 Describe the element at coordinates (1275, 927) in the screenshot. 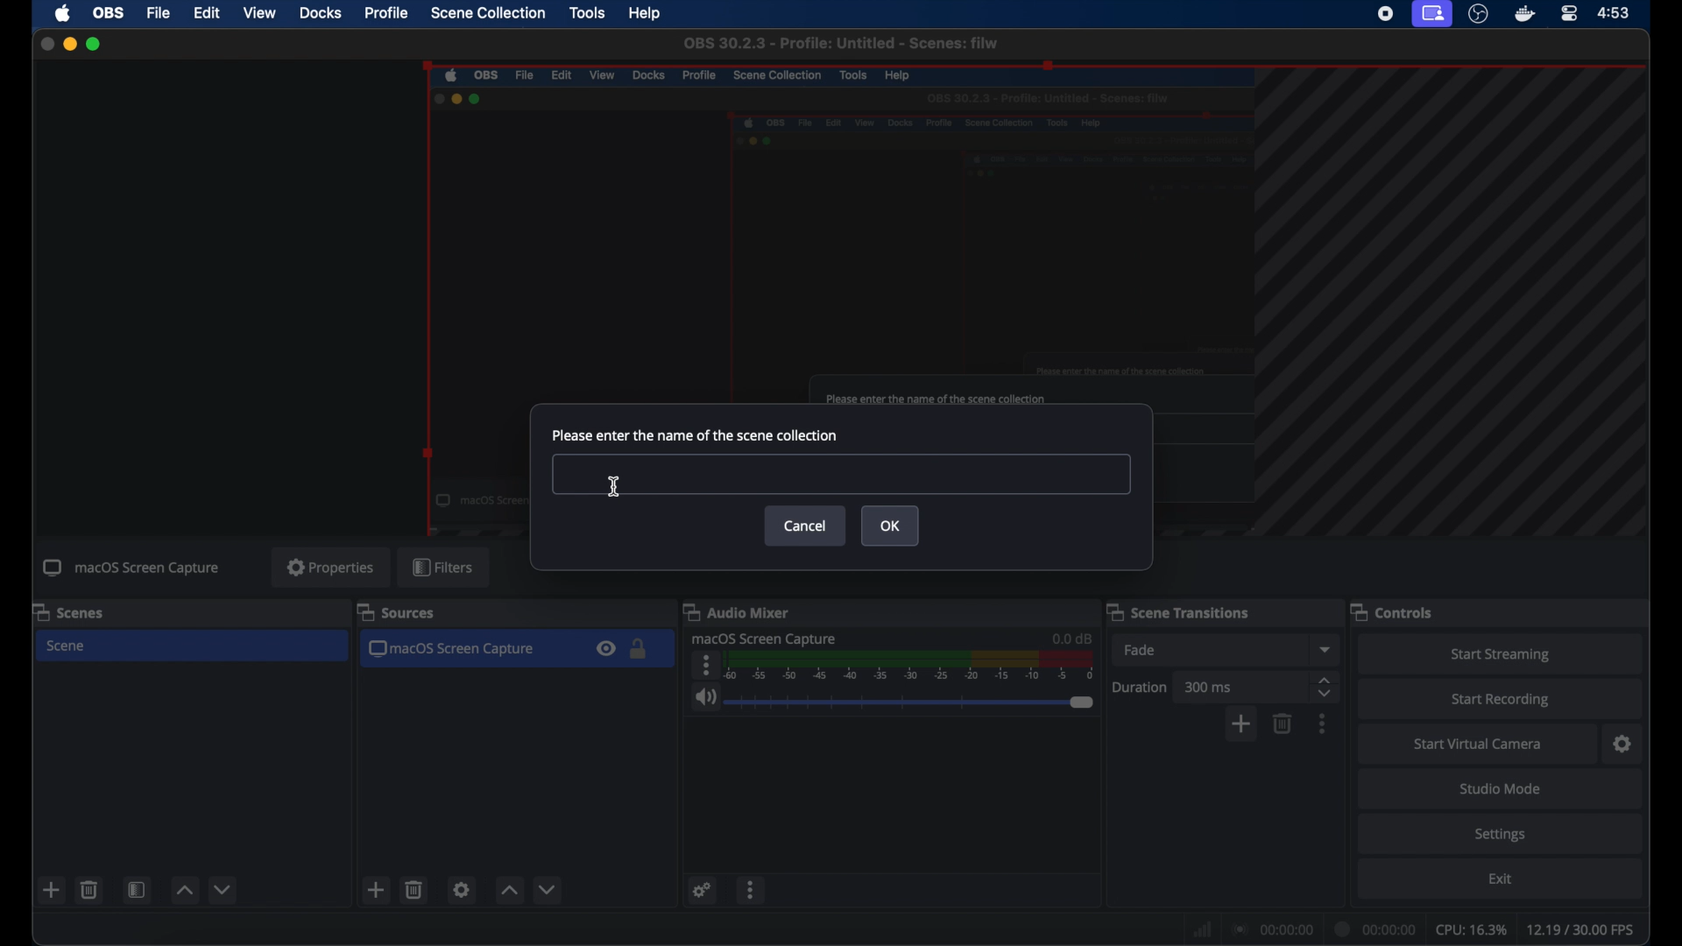

I see `connection` at that location.